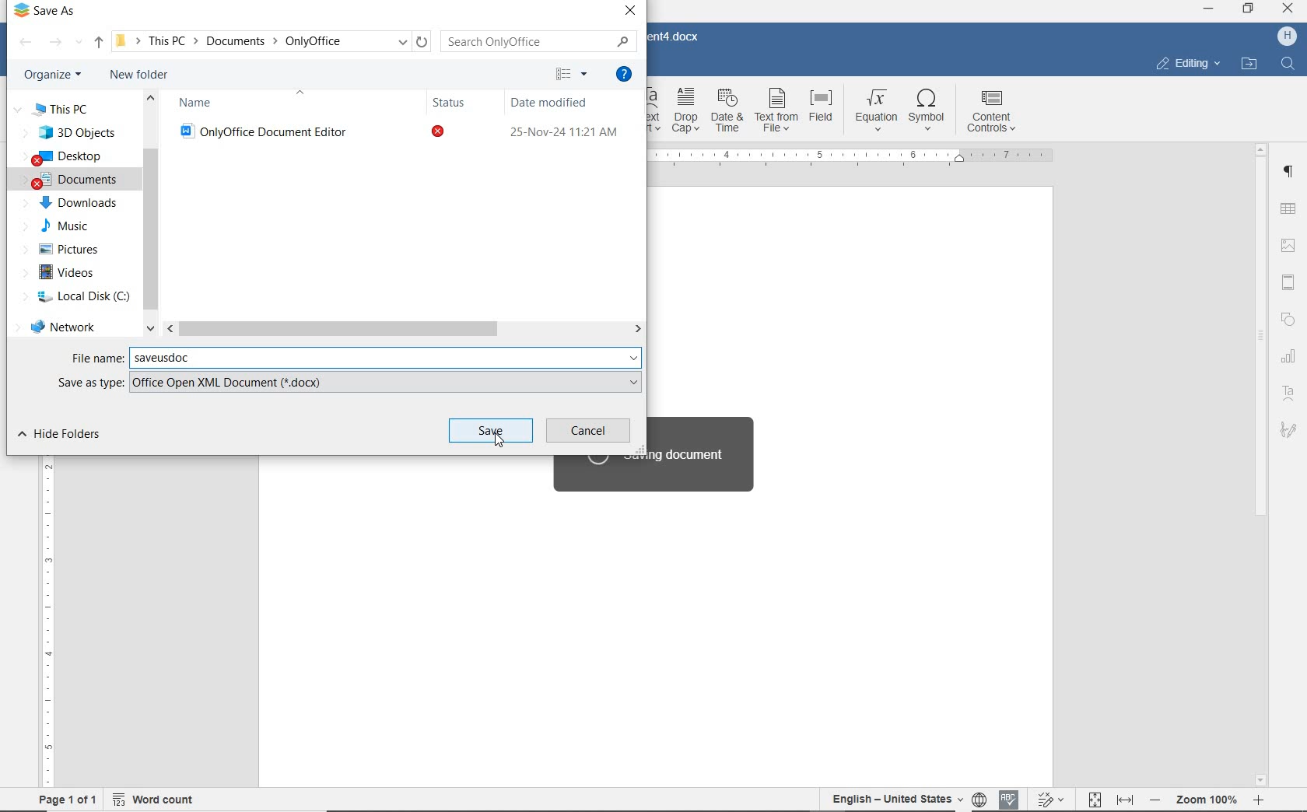 The image size is (1307, 812). What do you see at coordinates (422, 47) in the screenshot?
I see `refresh` at bounding box center [422, 47].